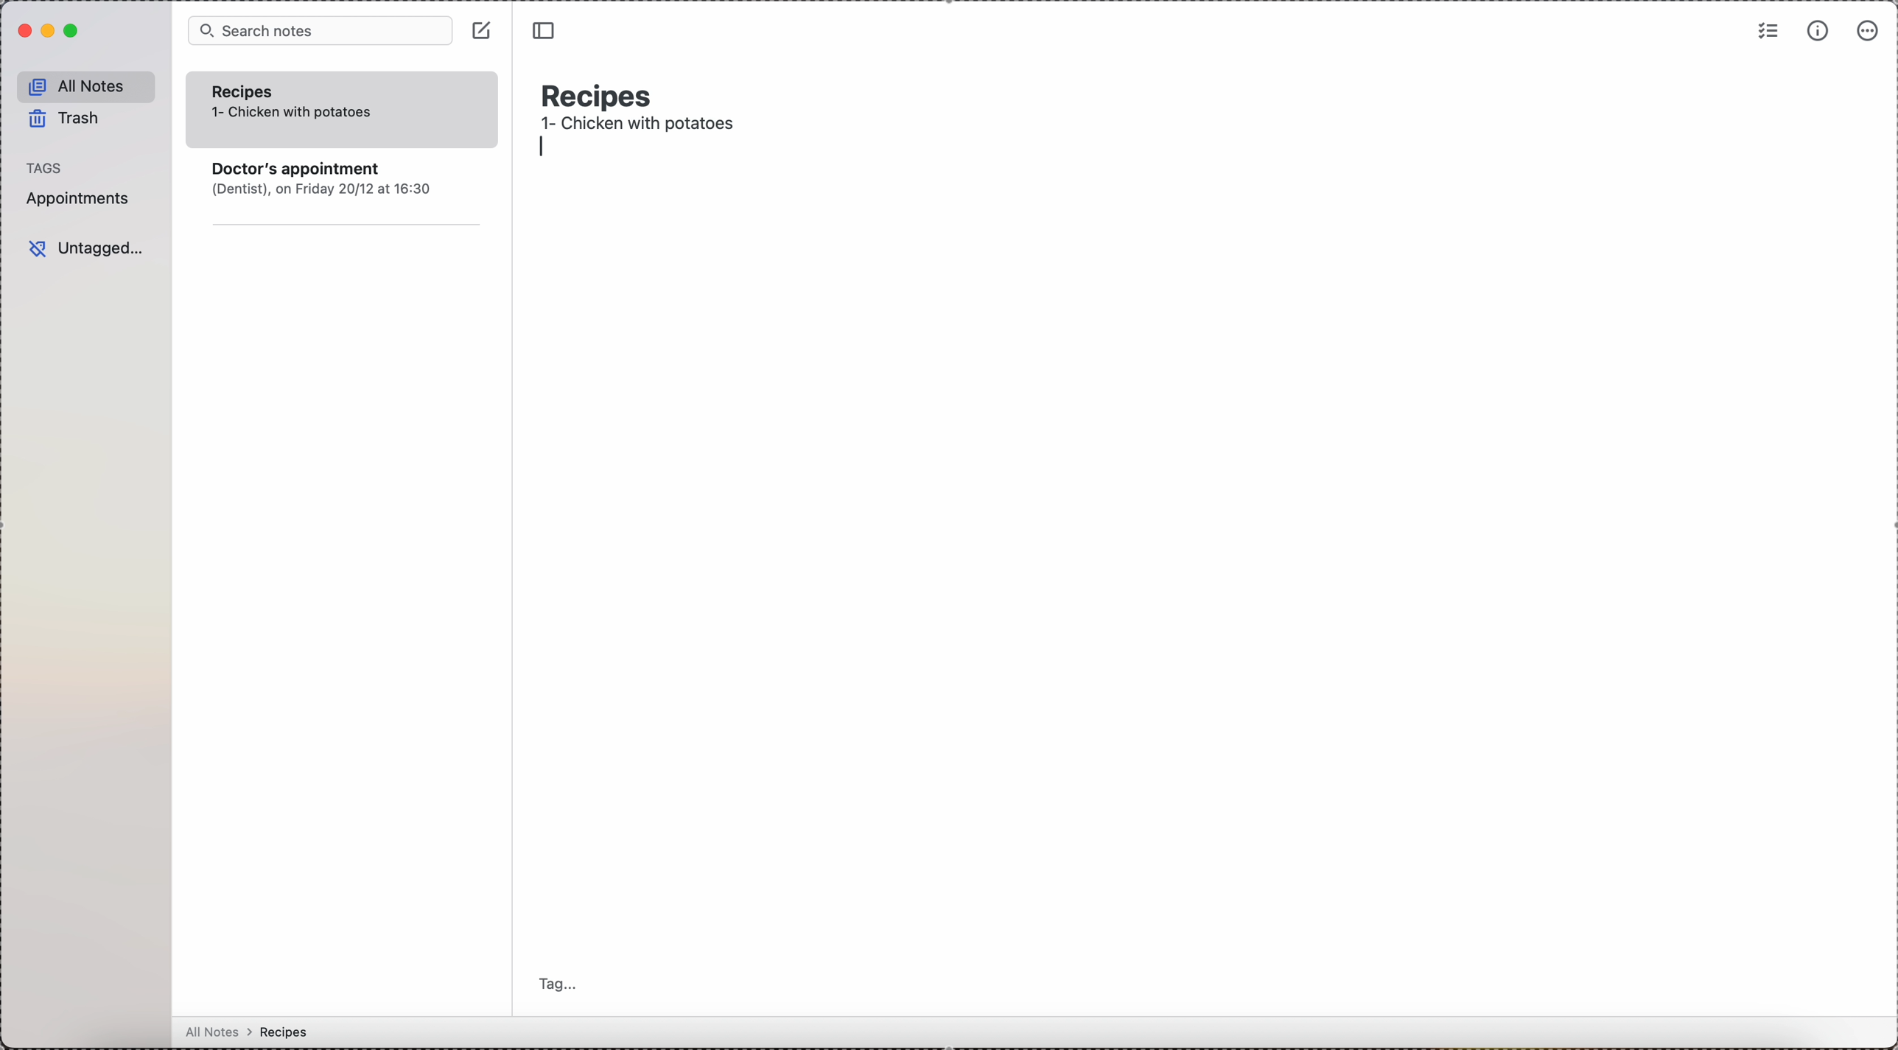 The image size is (1898, 1050). I want to click on 1- Chicken with potatoes, so click(645, 126).